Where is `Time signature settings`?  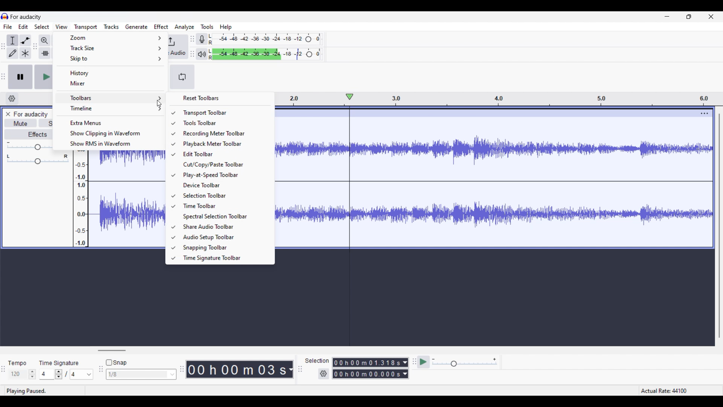
Time signature settings is located at coordinates (66, 374).